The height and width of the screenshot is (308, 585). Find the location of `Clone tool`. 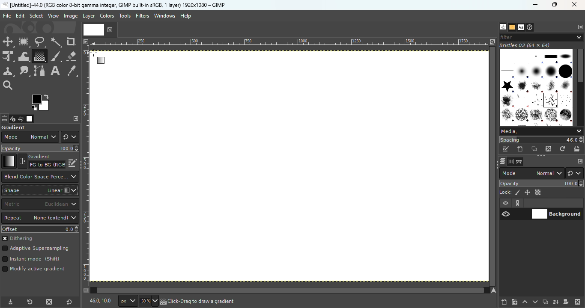

Clone tool is located at coordinates (8, 71).